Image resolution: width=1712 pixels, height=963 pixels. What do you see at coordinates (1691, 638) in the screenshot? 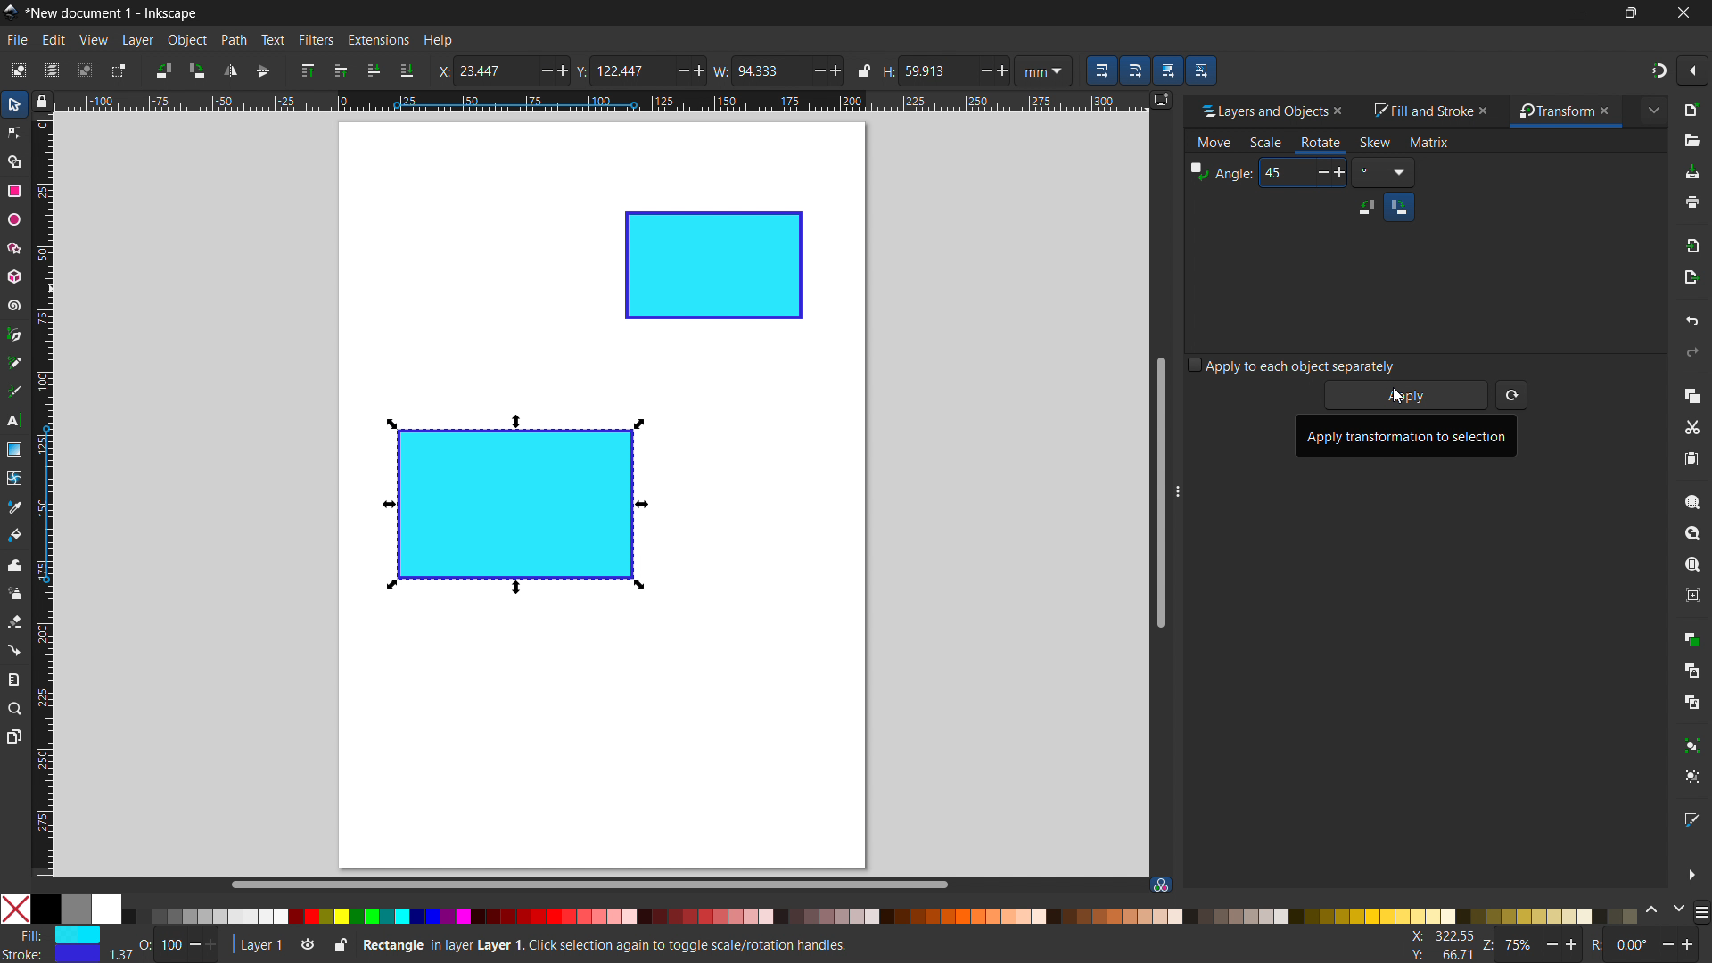
I see `duplicate` at bounding box center [1691, 638].